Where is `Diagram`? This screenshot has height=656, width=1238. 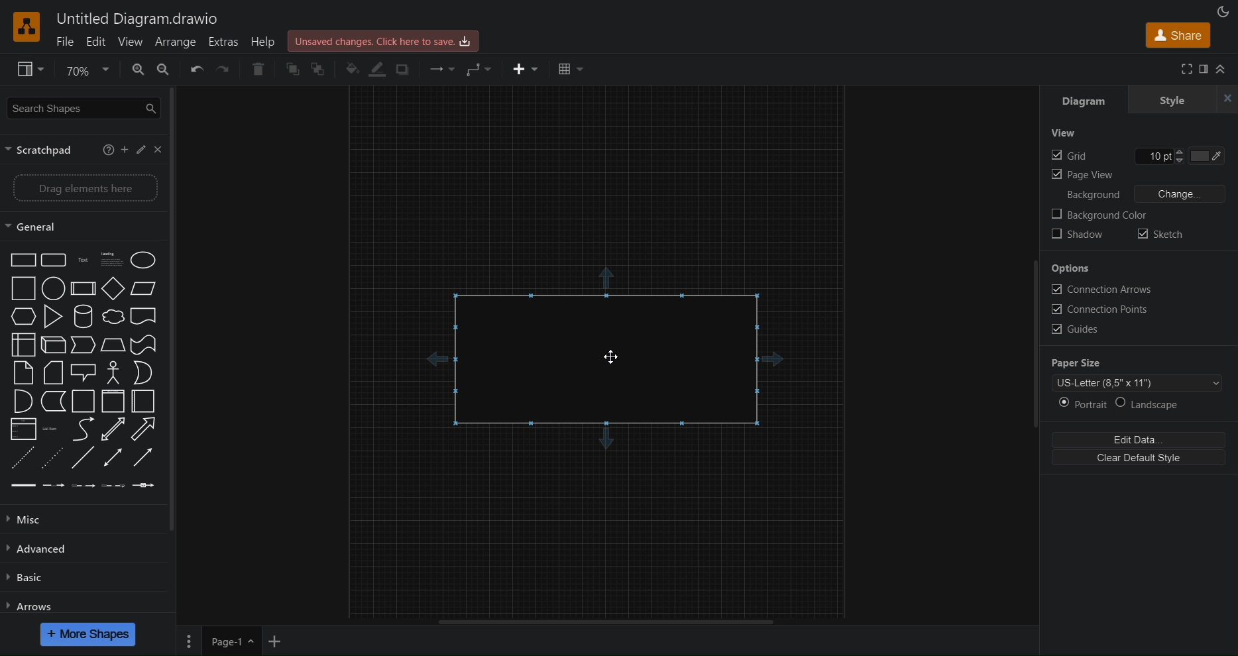
Diagram is located at coordinates (1088, 98).